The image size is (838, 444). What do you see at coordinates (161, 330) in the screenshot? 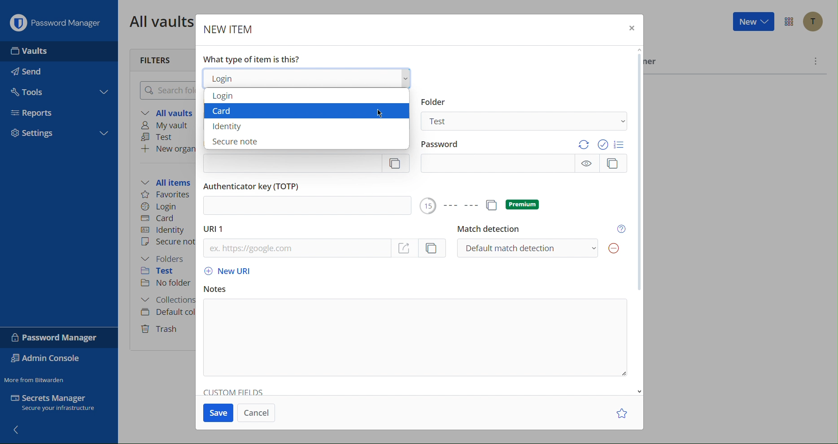
I see `Trash` at bounding box center [161, 330].